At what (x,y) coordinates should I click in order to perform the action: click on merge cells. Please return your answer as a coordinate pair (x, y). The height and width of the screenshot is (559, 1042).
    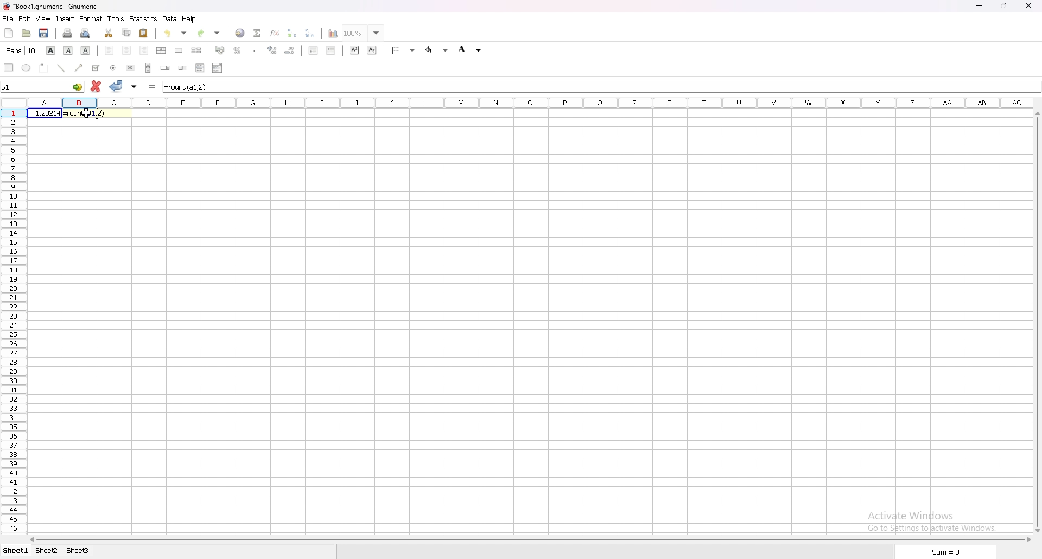
    Looking at the image, I should click on (179, 50).